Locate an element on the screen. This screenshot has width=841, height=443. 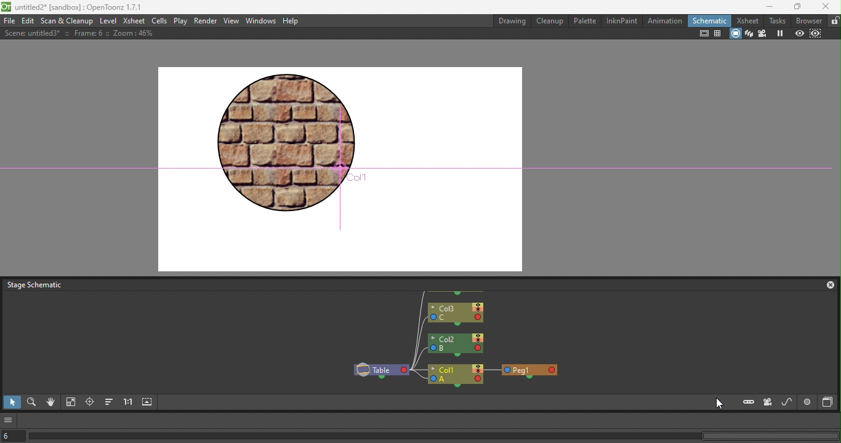
Help is located at coordinates (291, 21).